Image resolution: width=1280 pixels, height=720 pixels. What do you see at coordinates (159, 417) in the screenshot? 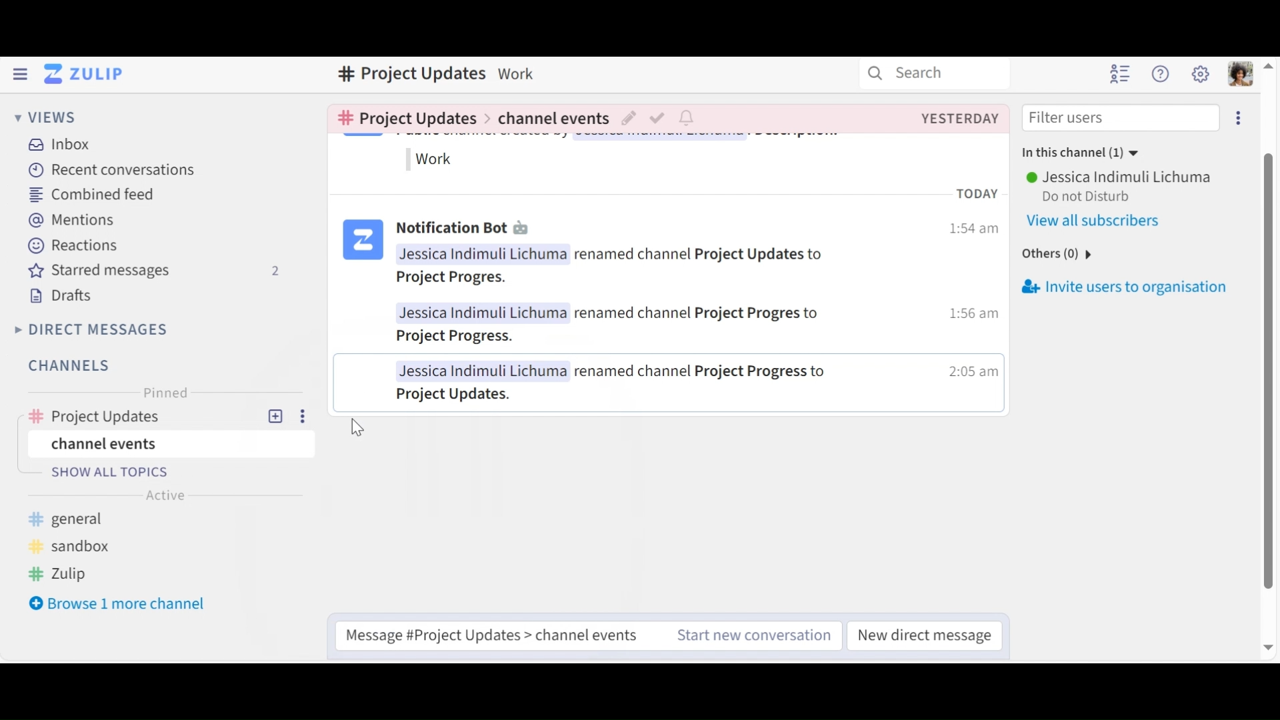
I see `Channel` at bounding box center [159, 417].